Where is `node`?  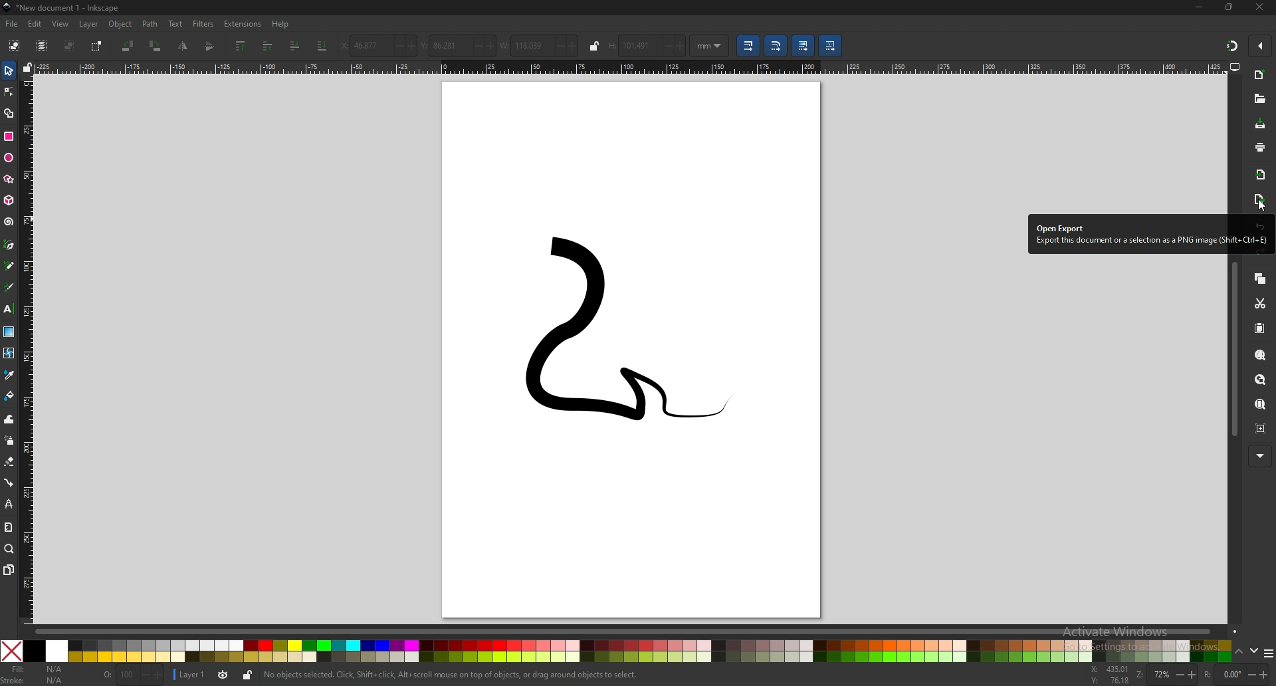 node is located at coordinates (9, 92).